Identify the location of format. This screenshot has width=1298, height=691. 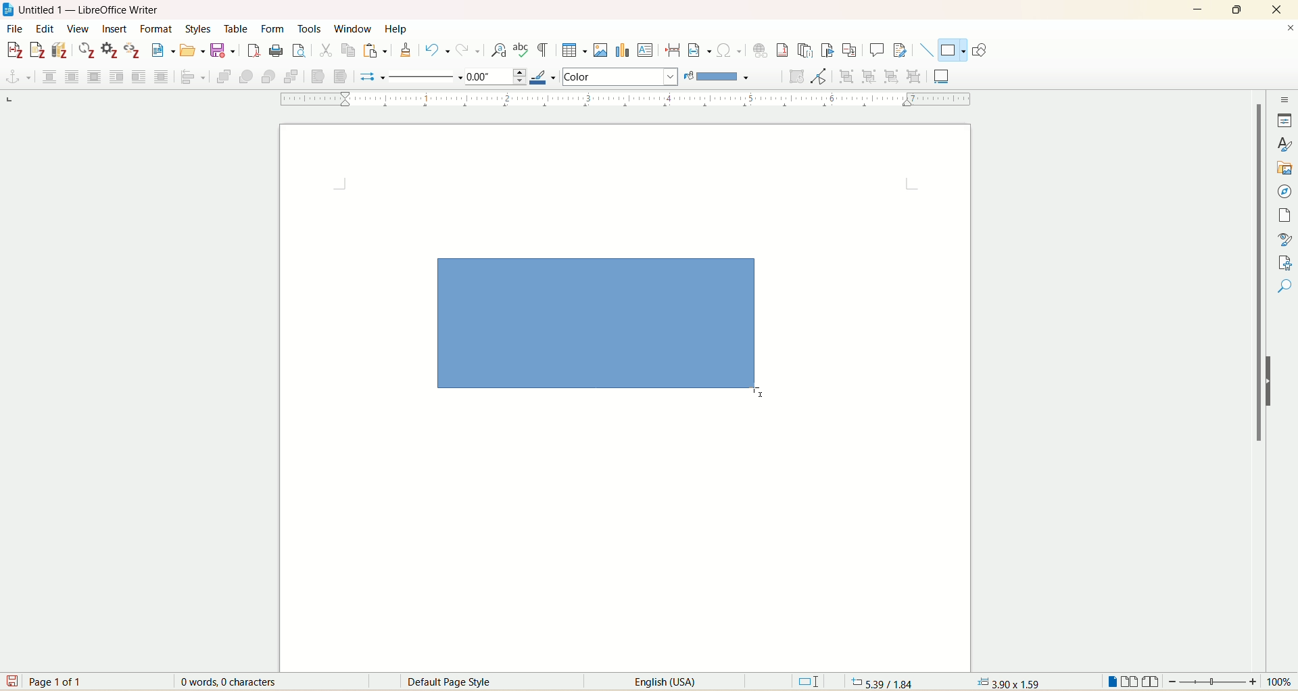
(159, 29).